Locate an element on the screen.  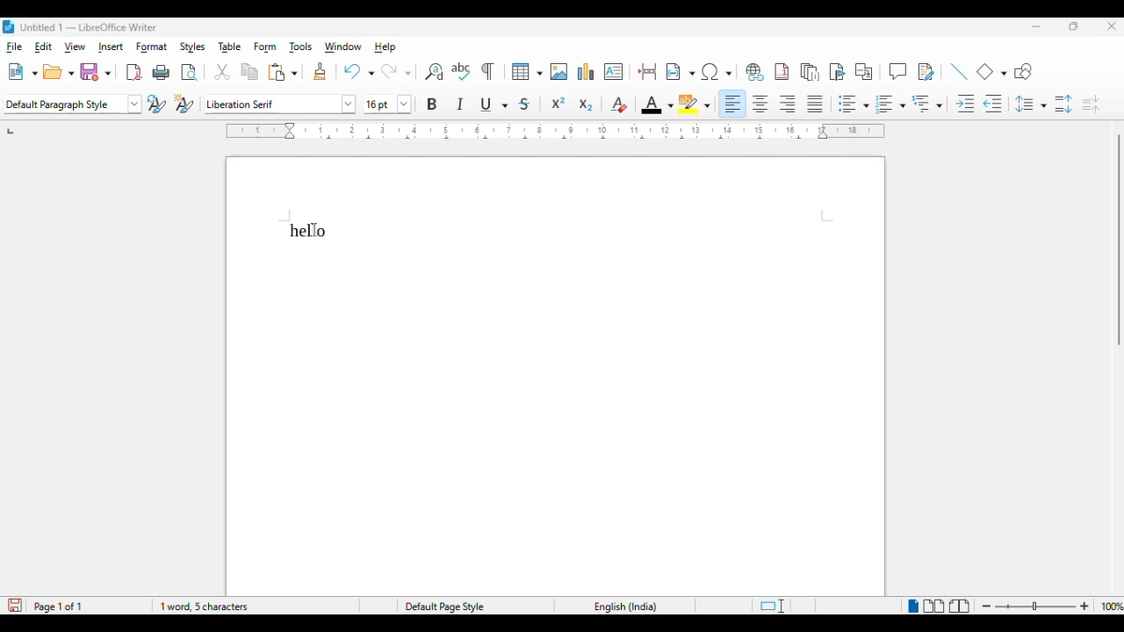
zoom out is located at coordinates (989, 607).